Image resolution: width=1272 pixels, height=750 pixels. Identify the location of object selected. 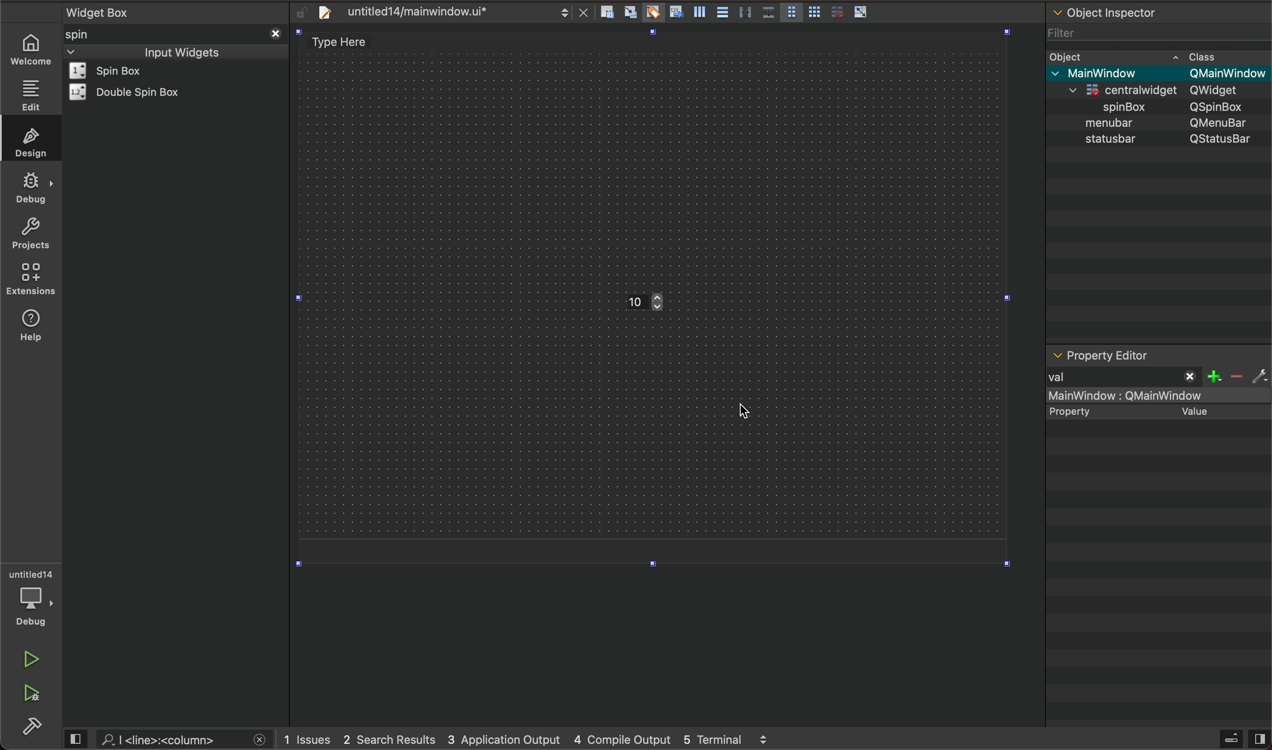
(1157, 396).